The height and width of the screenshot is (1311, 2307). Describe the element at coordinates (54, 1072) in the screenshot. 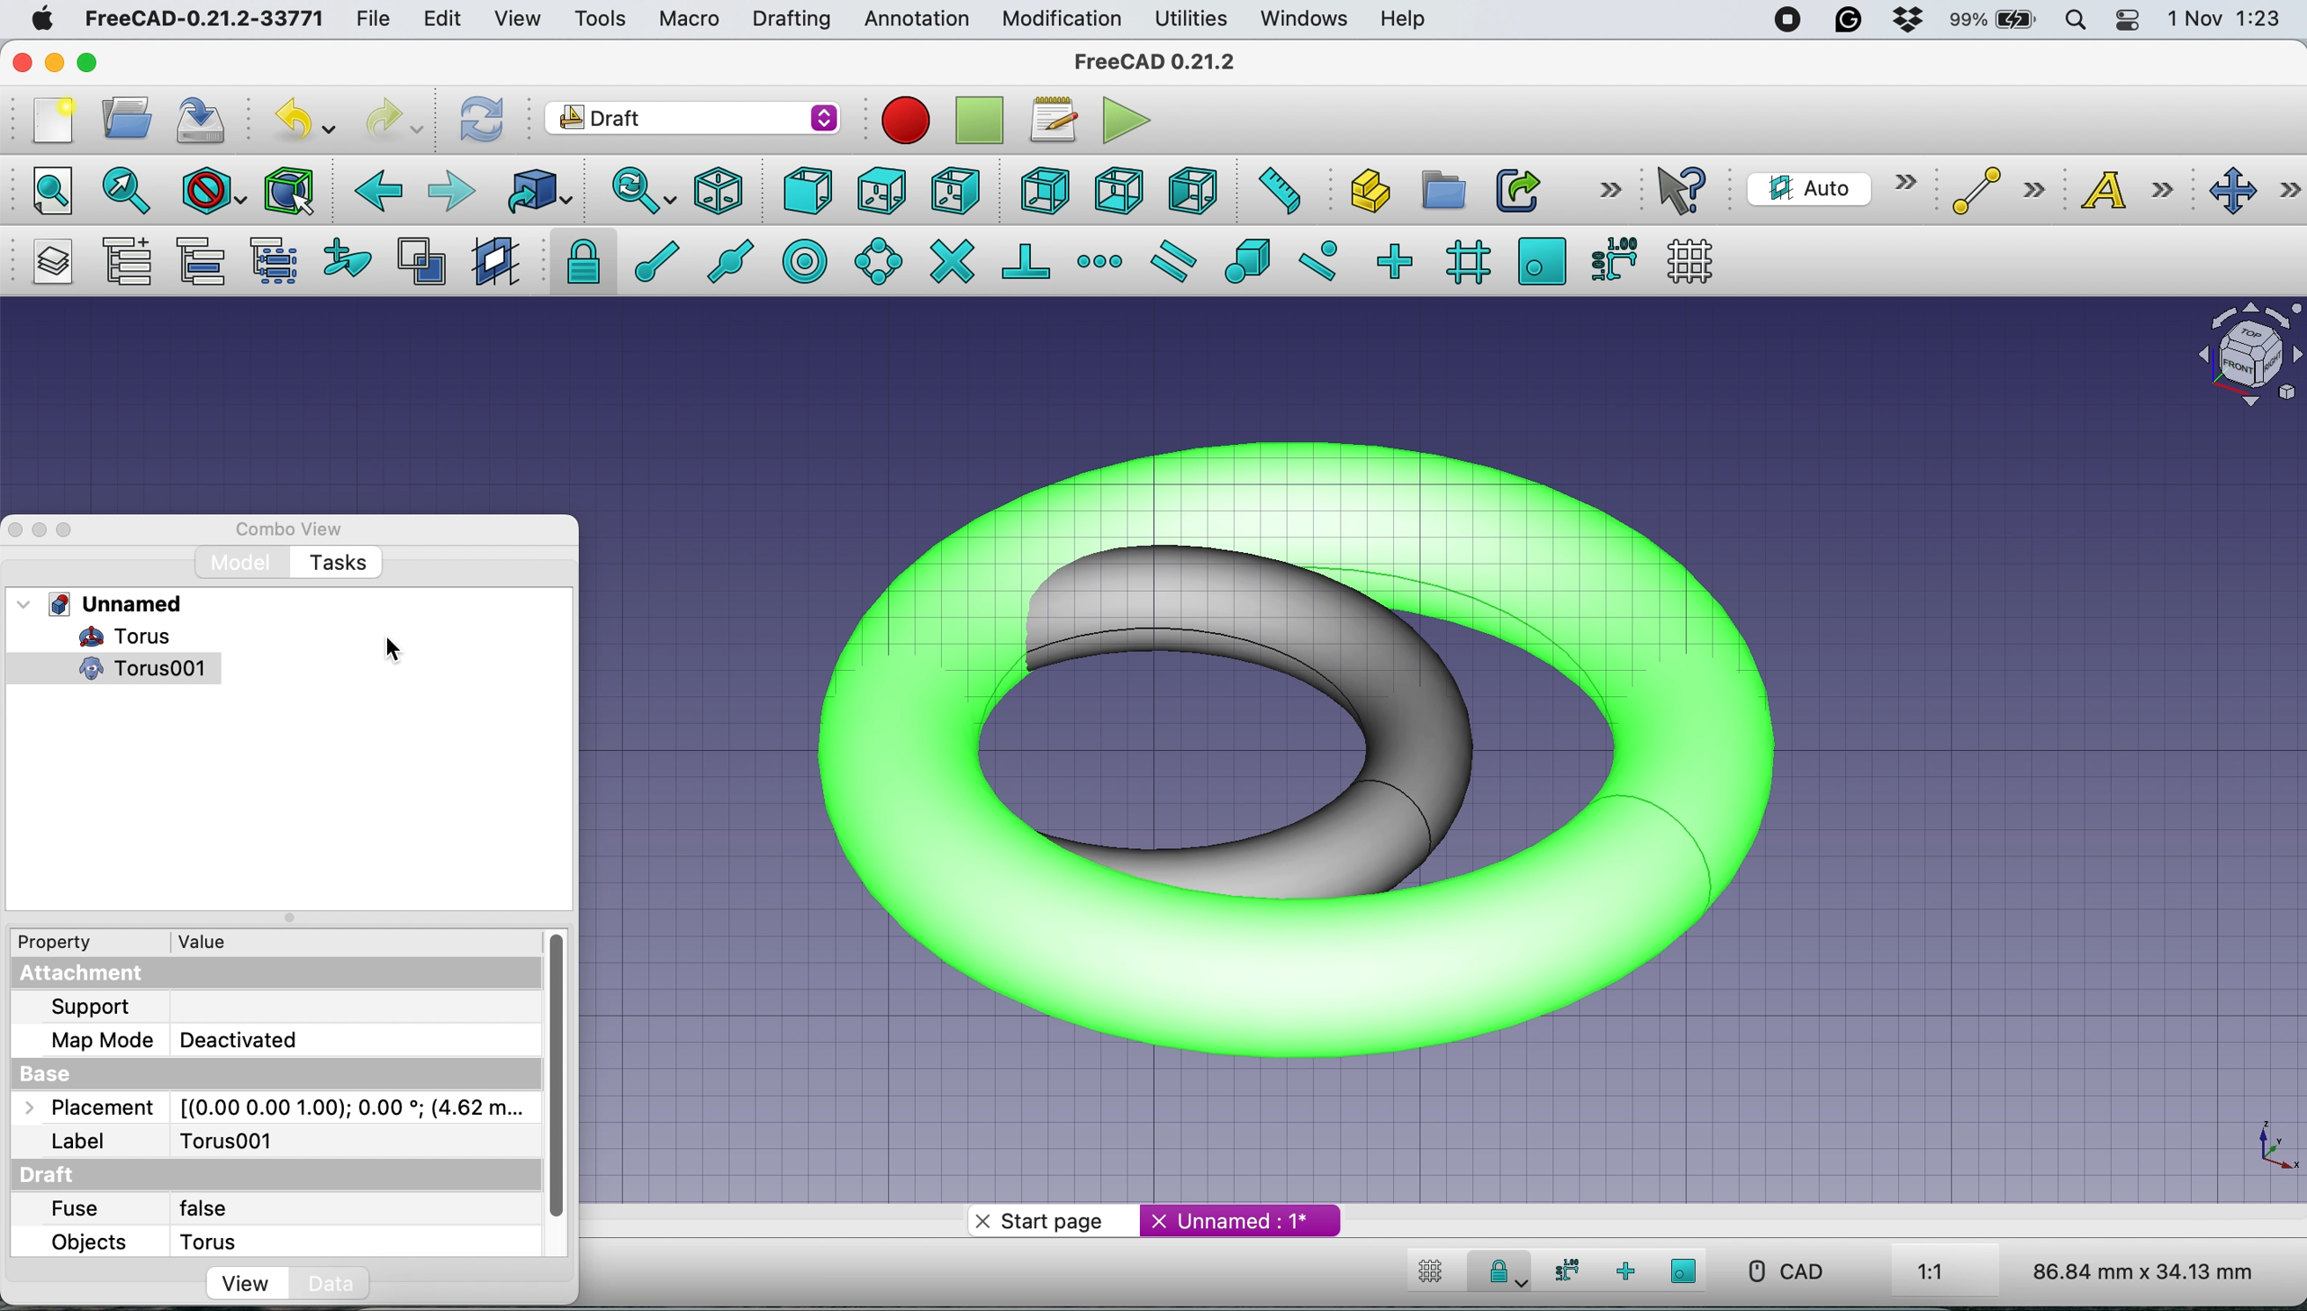

I see `Base` at that location.